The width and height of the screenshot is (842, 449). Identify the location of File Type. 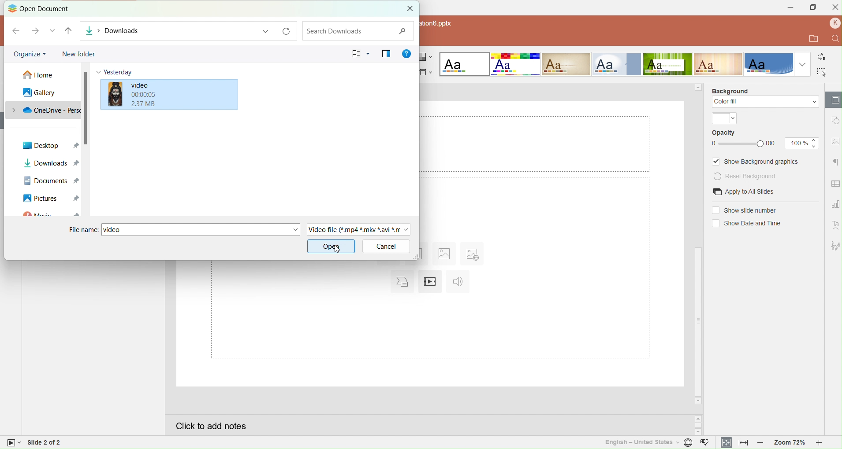
(359, 229).